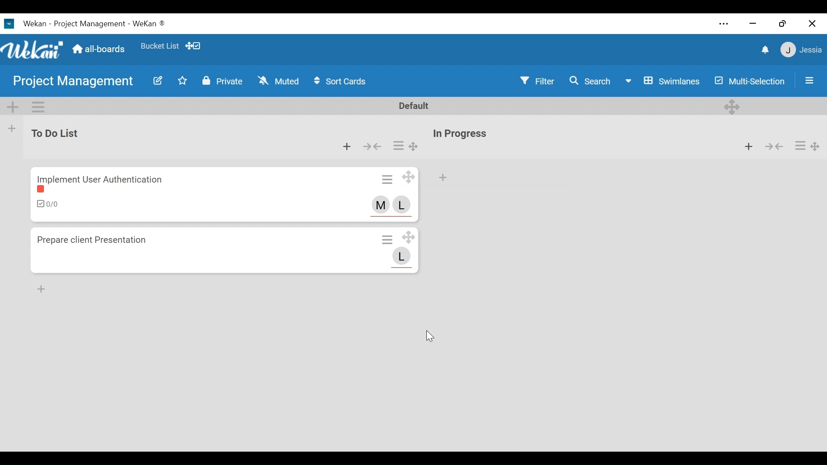 Image resolution: width=827 pixels, height=465 pixels. What do you see at coordinates (537, 81) in the screenshot?
I see `Filter` at bounding box center [537, 81].